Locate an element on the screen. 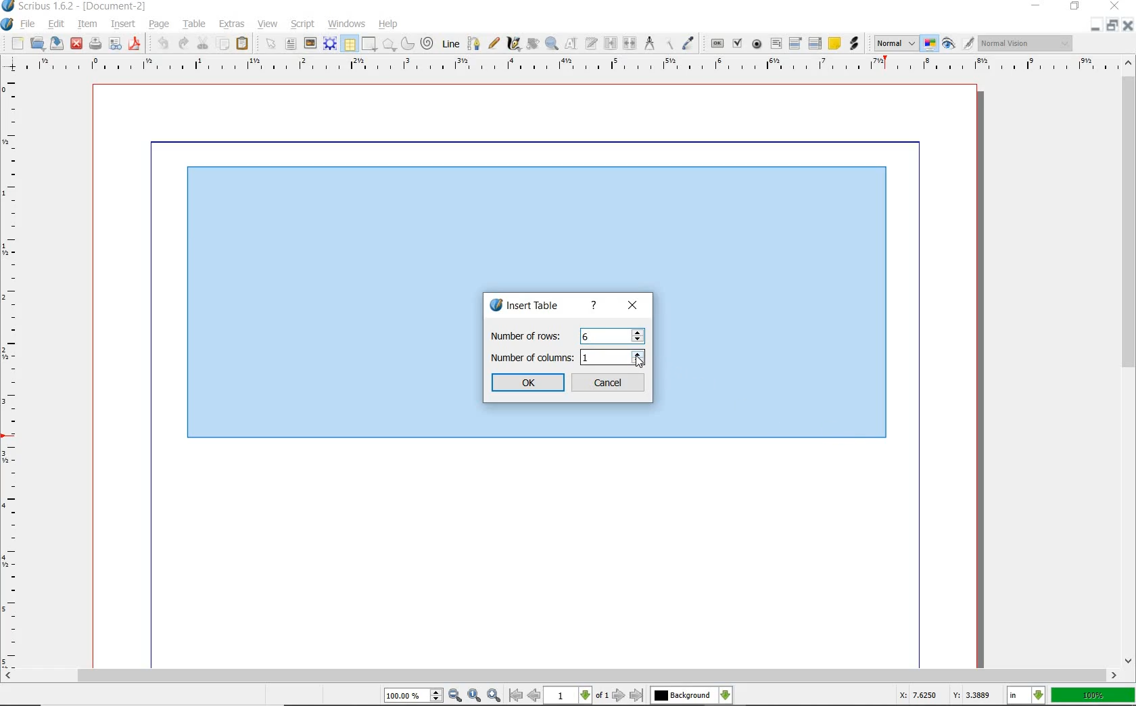  extras is located at coordinates (231, 24).